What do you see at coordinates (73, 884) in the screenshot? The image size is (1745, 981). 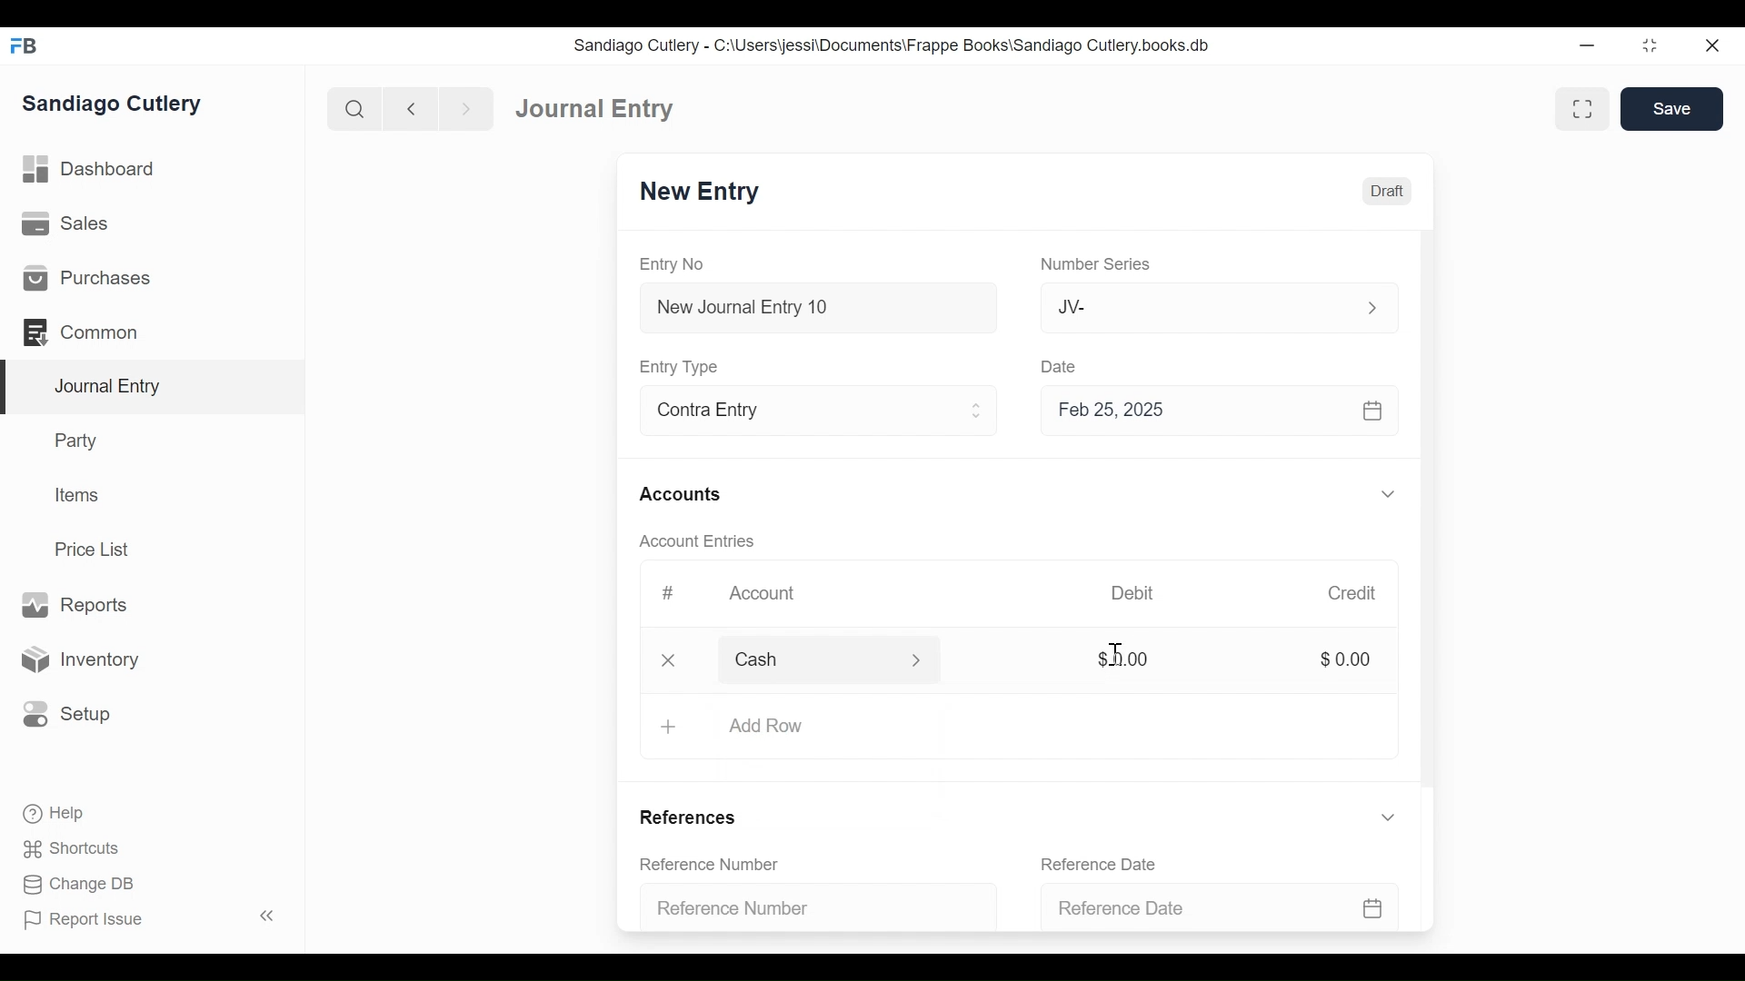 I see `Change DB` at bounding box center [73, 884].